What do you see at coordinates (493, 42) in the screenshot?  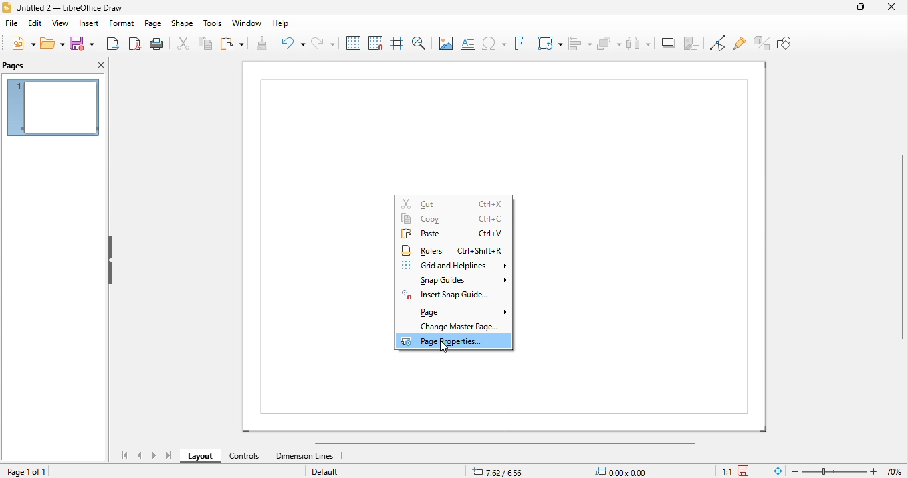 I see `special characters` at bounding box center [493, 42].